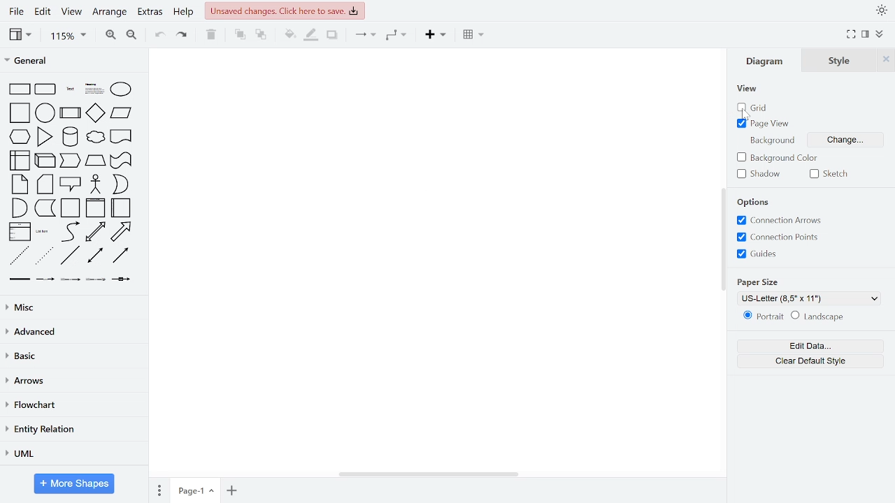 The height and width of the screenshot is (503, 895). I want to click on waypoints, so click(396, 36).